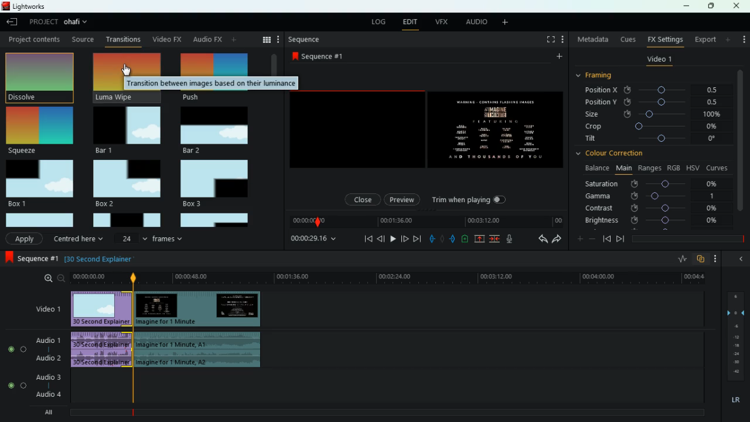 The width and height of the screenshot is (750, 422). I want to click on audio, so click(103, 351).